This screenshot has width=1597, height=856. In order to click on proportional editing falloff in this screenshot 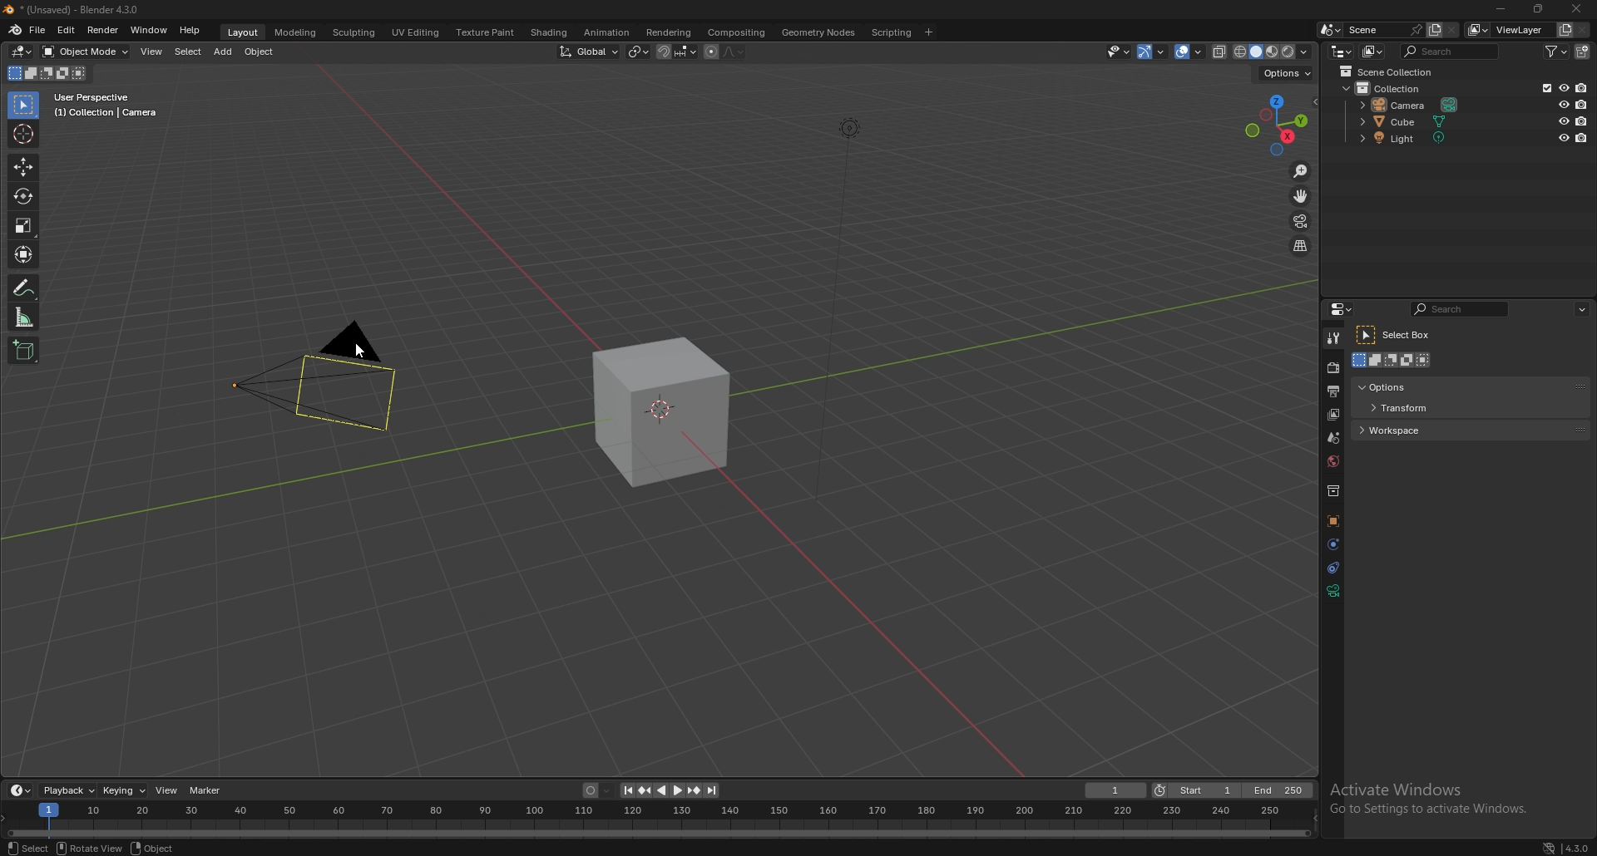, I will do `click(734, 52)`.